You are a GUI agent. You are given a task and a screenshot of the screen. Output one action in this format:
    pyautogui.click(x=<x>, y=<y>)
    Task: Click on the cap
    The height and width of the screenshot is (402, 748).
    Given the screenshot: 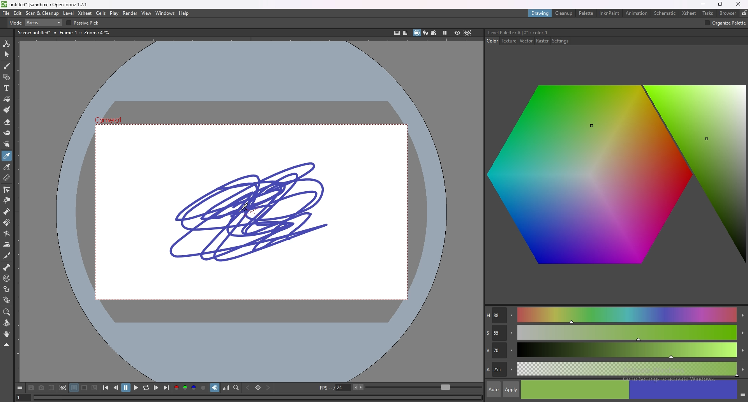 What is the action you would take?
    pyautogui.click(x=593, y=22)
    